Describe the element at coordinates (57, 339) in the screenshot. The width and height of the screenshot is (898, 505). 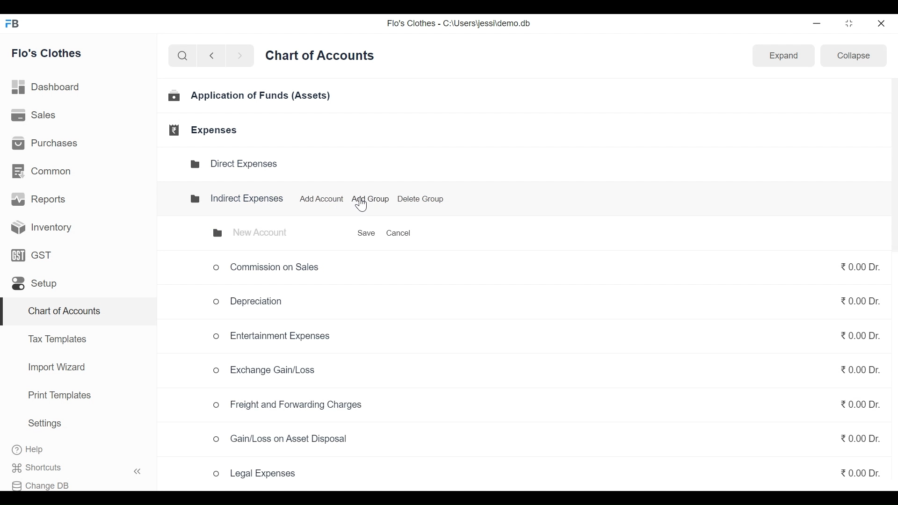
I see `Tax Templates` at that location.